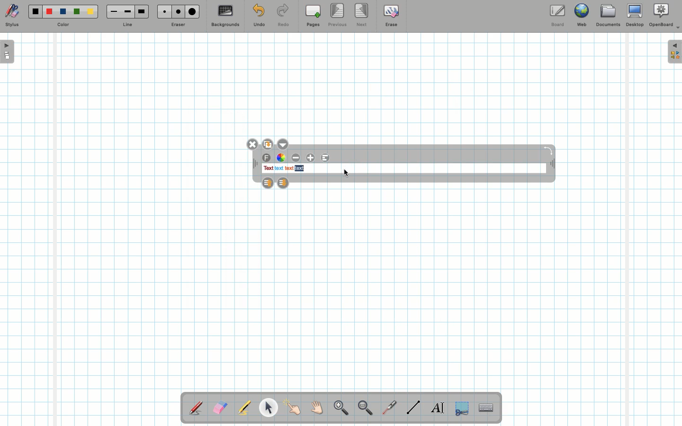 This screenshot has width=682, height=426. What do you see at coordinates (127, 25) in the screenshot?
I see `Line` at bounding box center [127, 25].